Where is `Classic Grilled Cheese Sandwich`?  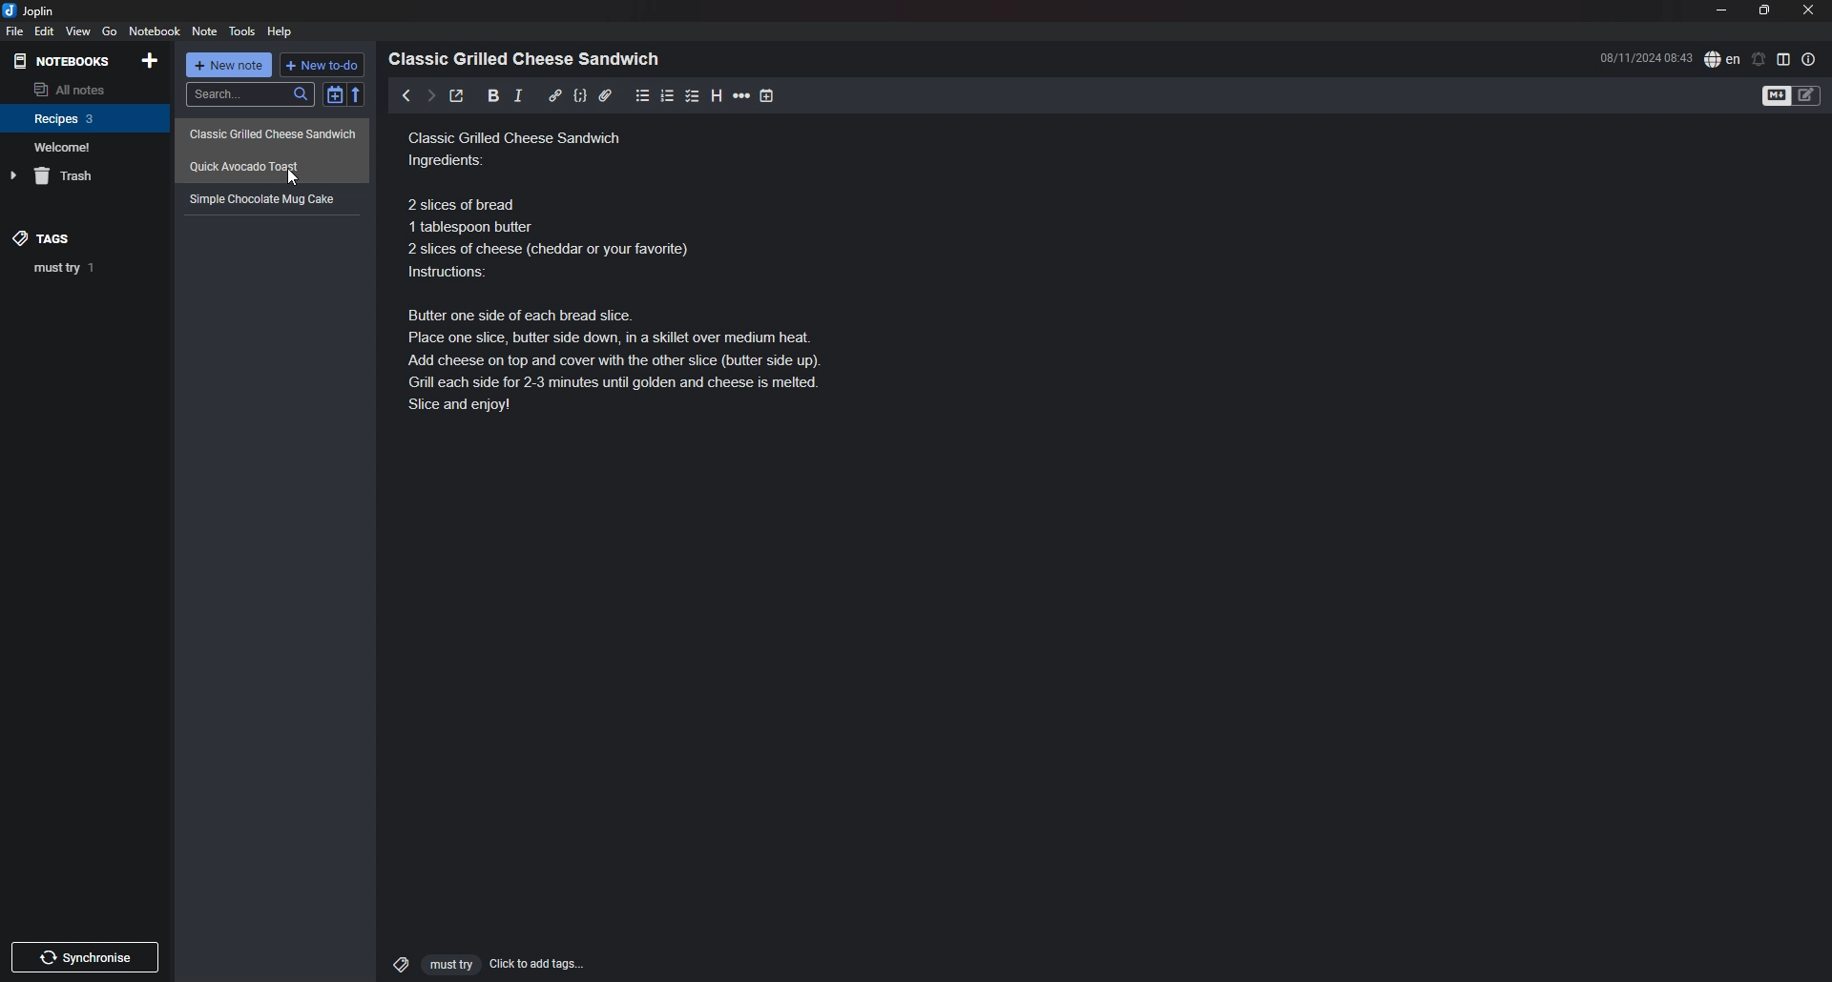
Classic Grilled Cheese Sandwich is located at coordinates (274, 133).